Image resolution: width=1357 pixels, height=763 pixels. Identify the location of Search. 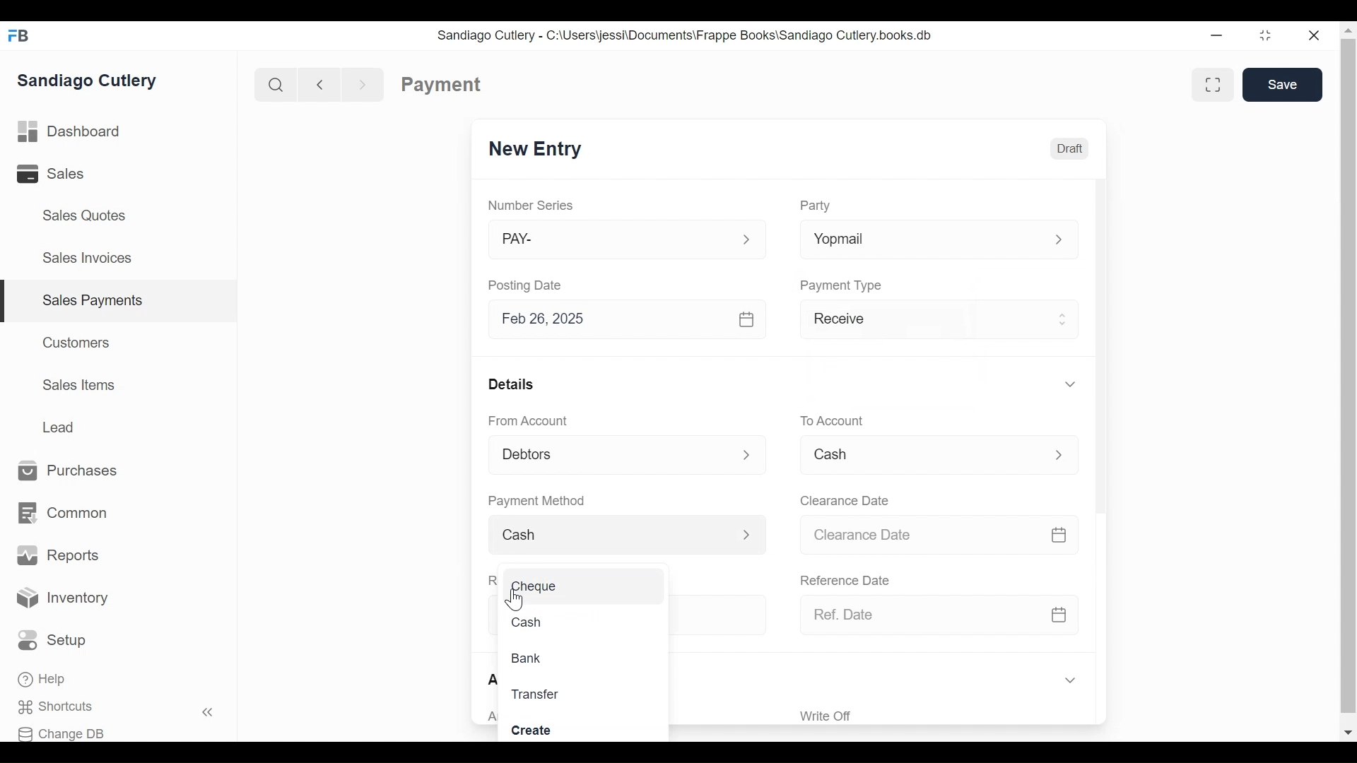
(273, 84).